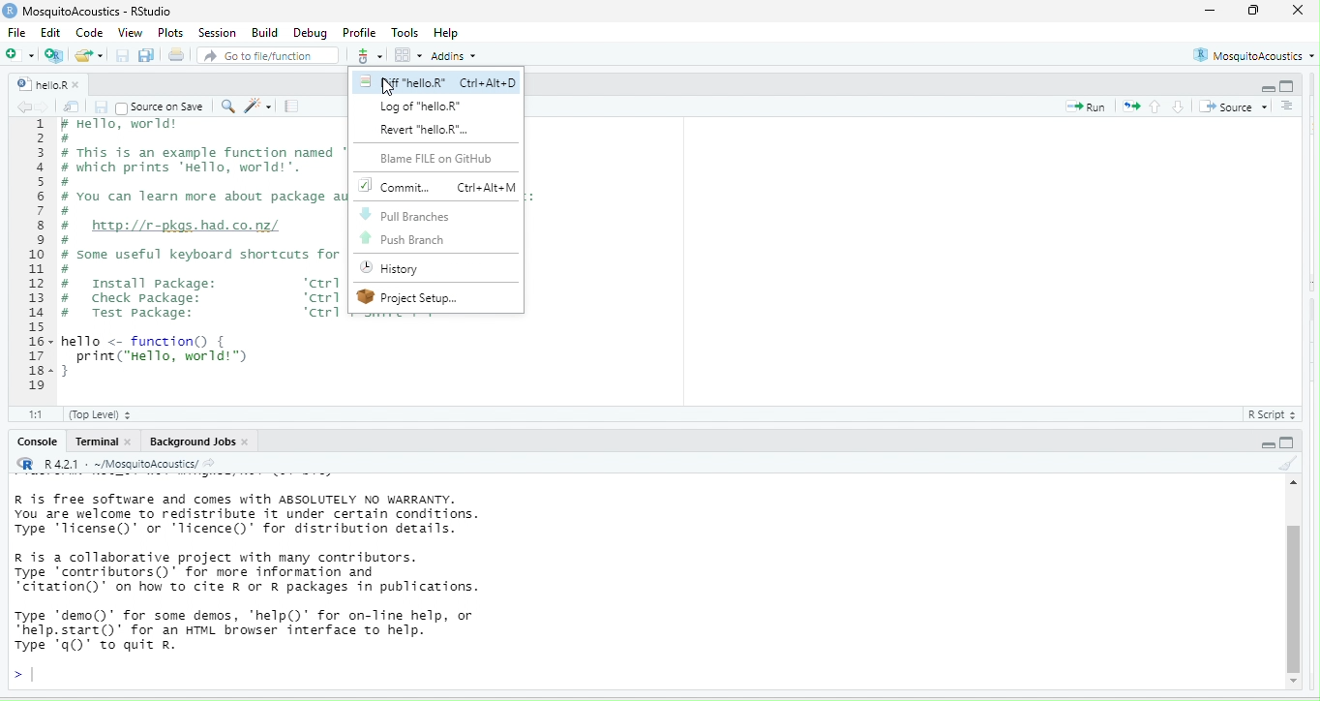 This screenshot has height=701, width=1320. I want to click on new file, so click(20, 54).